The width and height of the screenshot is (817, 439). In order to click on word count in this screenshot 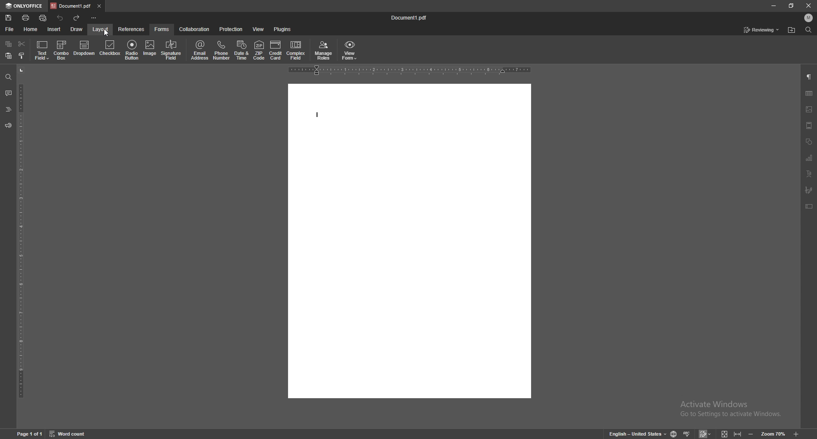, I will do `click(68, 434)`.